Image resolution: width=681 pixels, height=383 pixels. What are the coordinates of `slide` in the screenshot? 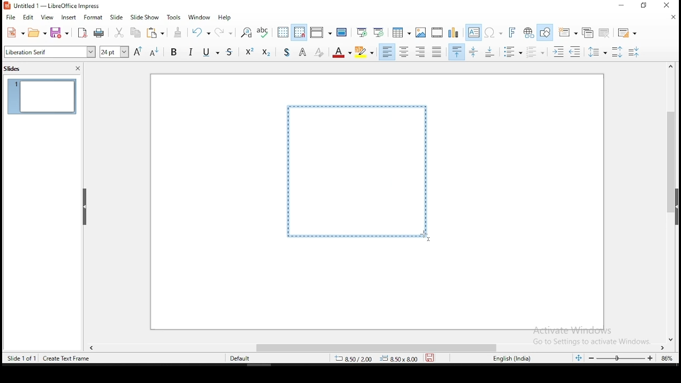 It's located at (42, 97).